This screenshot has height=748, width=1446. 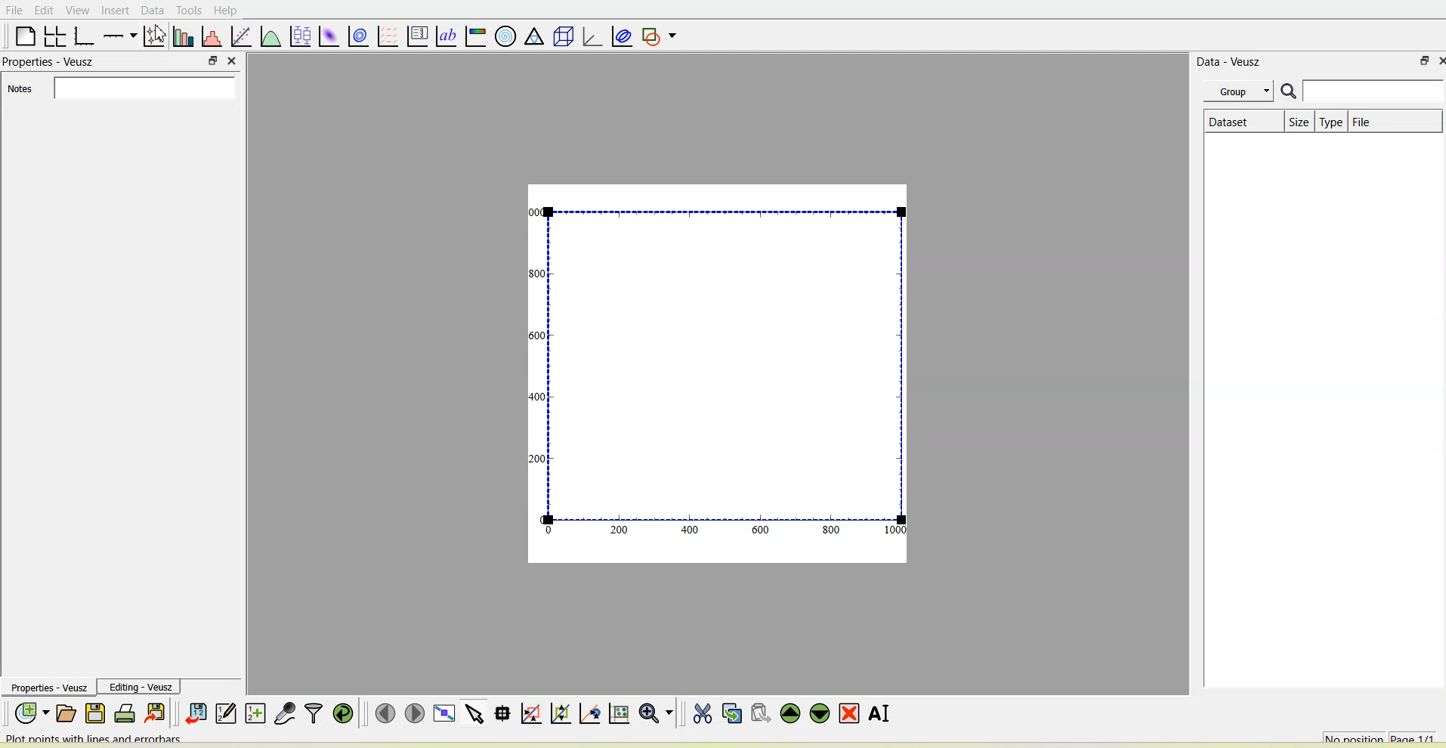 I want to click on Import data into Veusz, so click(x=196, y=713).